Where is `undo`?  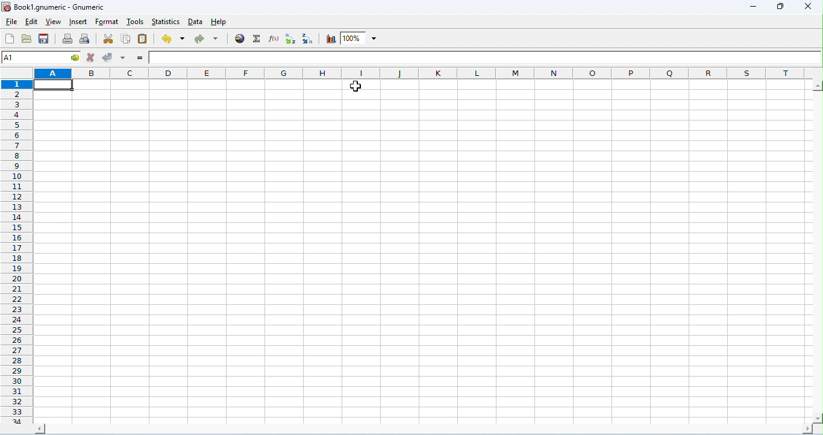
undo is located at coordinates (173, 39).